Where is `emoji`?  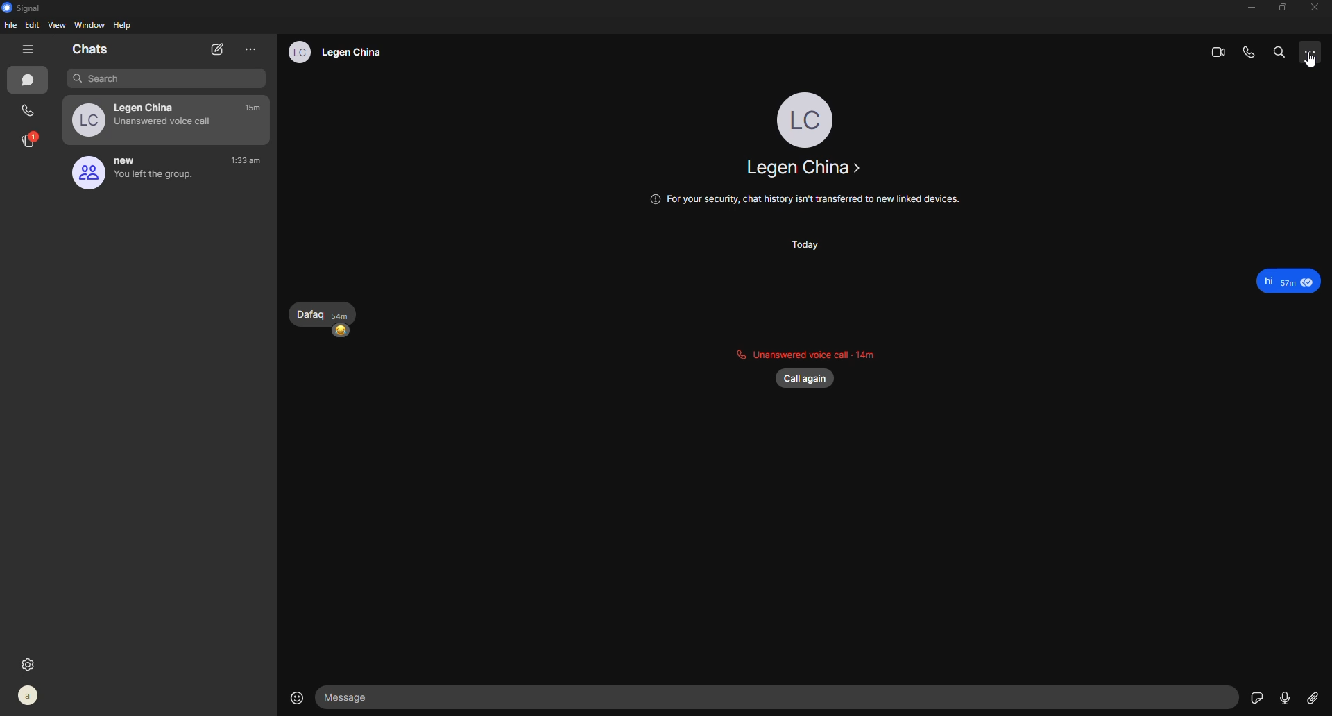 emoji is located at coordinates (289, 696).